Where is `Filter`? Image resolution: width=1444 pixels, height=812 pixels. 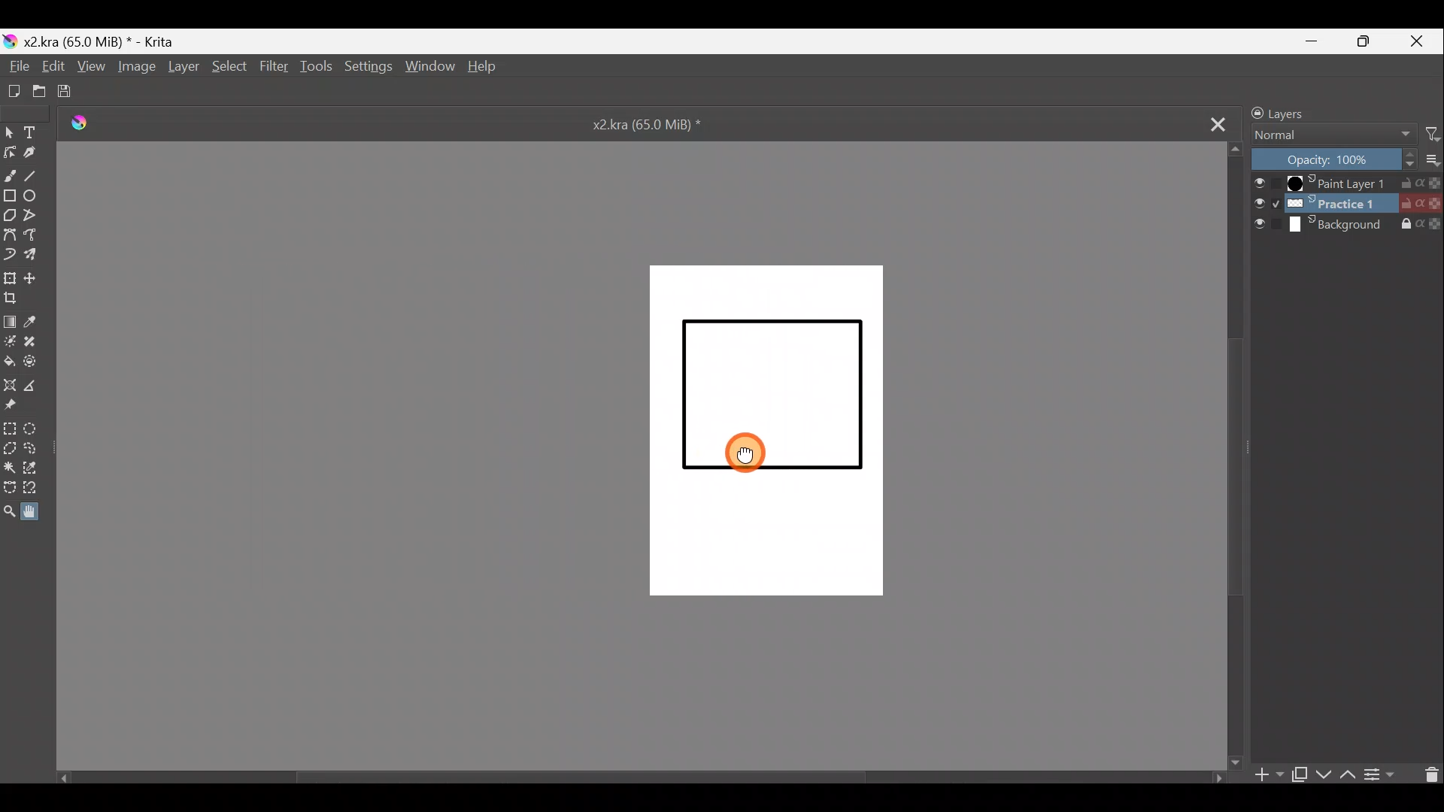 Filter is located at coordinates (1427, 137).